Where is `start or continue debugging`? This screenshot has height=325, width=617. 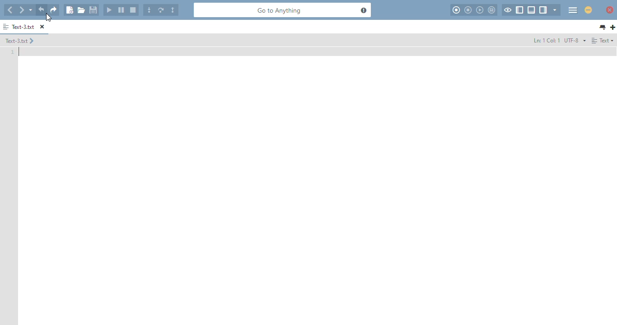 start or continue debugging is located at coordinates (109, 9).